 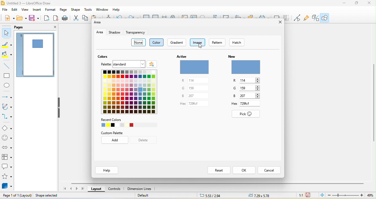 What do you see at coordinates (185, 17) in the screenshot?
I see `image` at bounding box center [185, 17].